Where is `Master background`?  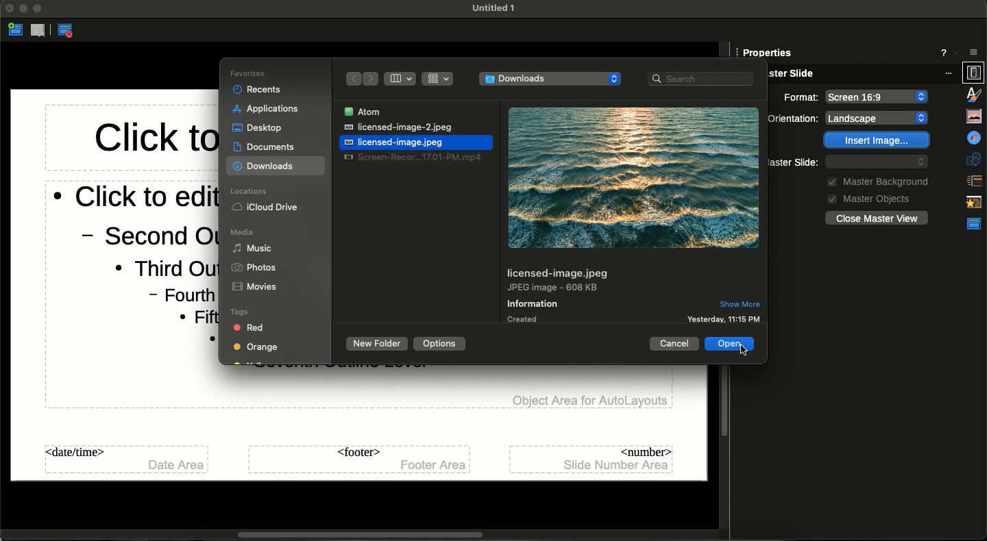 Master background is located at coordinates (875, 180).